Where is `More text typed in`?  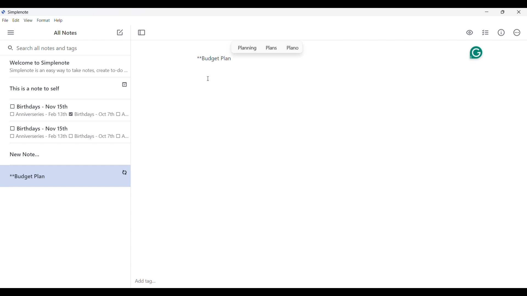
More text typed in is located at coordinates (214, 59).